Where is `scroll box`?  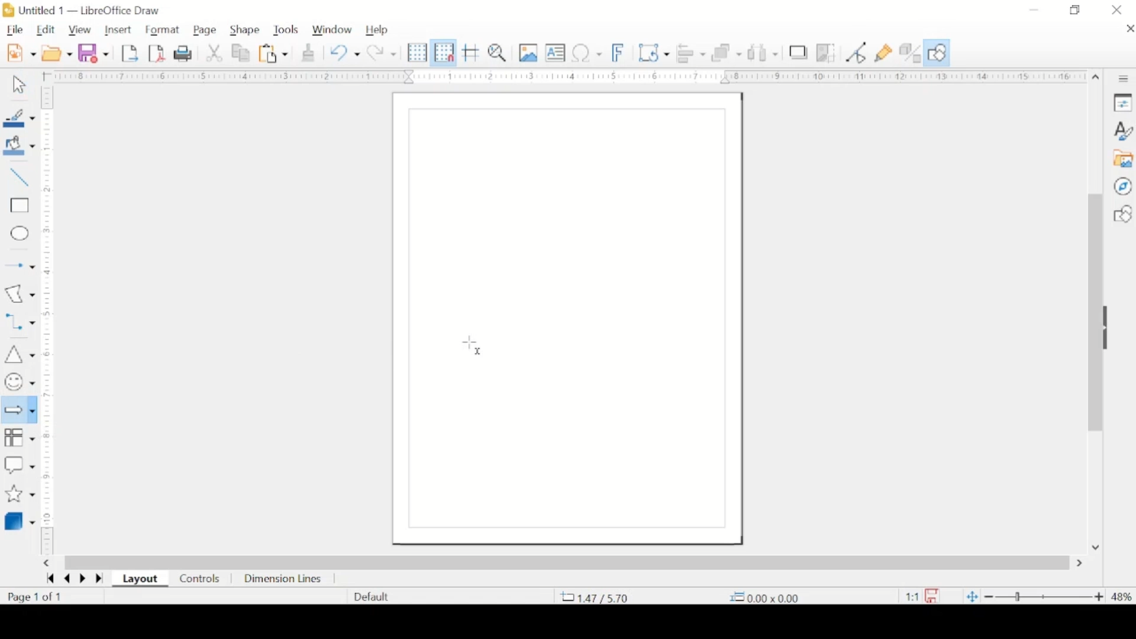
scroll box is located at coordinates (567, 563).